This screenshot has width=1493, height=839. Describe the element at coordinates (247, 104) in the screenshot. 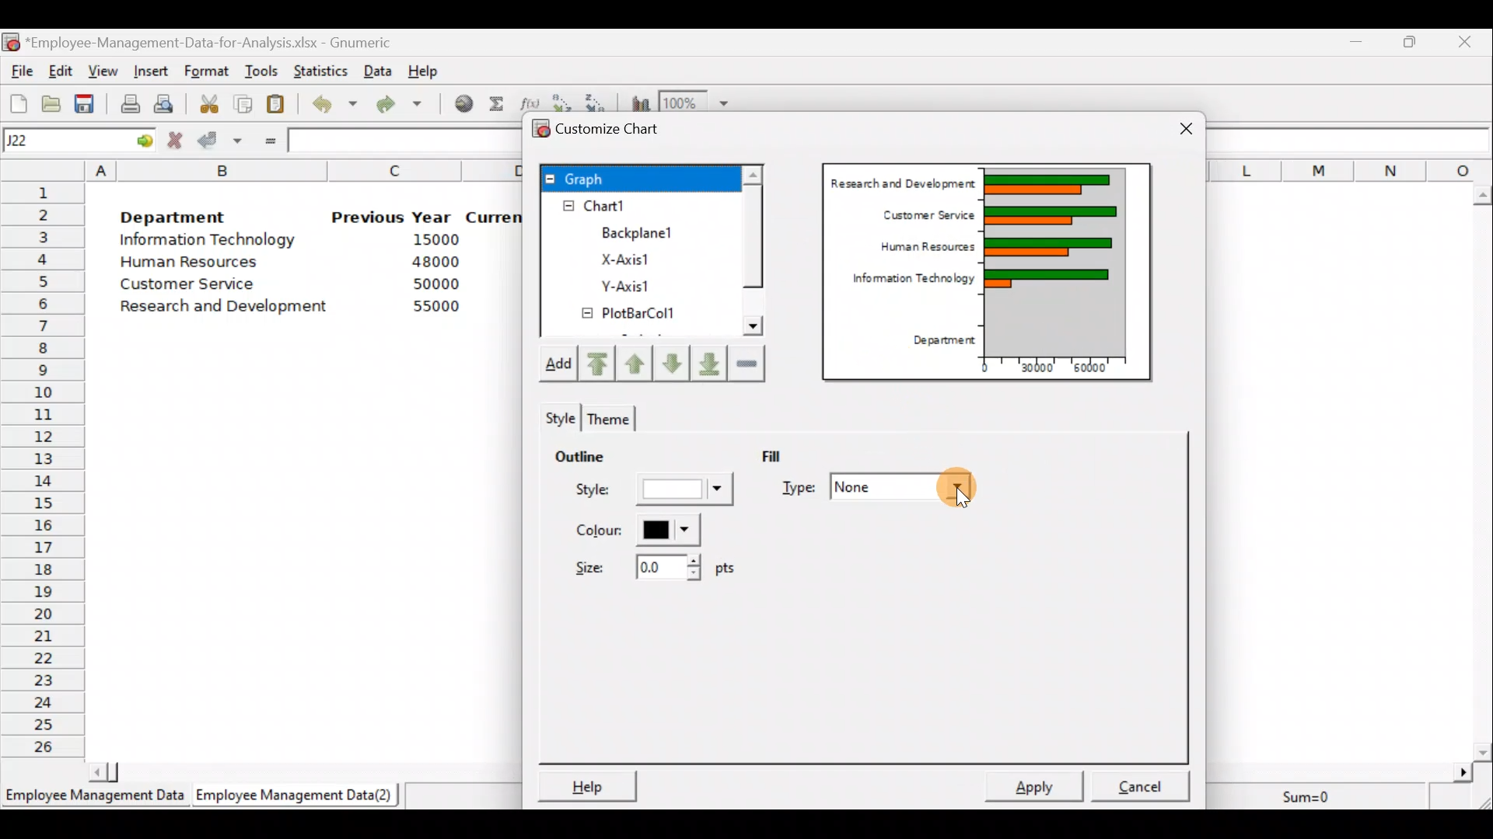

I see `Copy the selection` at that location.